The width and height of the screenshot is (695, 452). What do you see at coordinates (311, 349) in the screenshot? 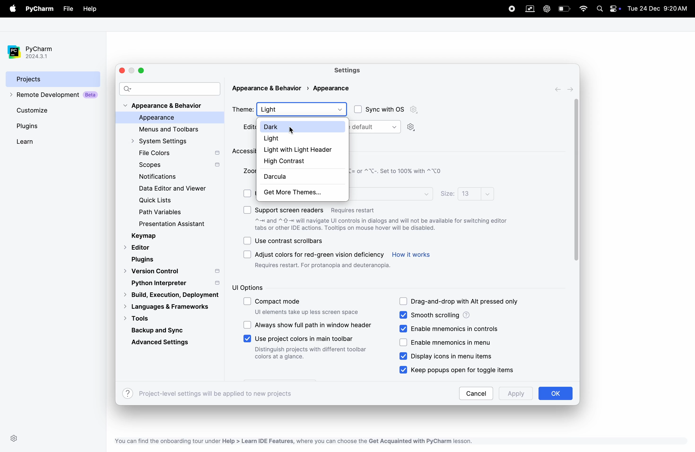
I see `use project colors toolbar` at bounding box center [311, 349].